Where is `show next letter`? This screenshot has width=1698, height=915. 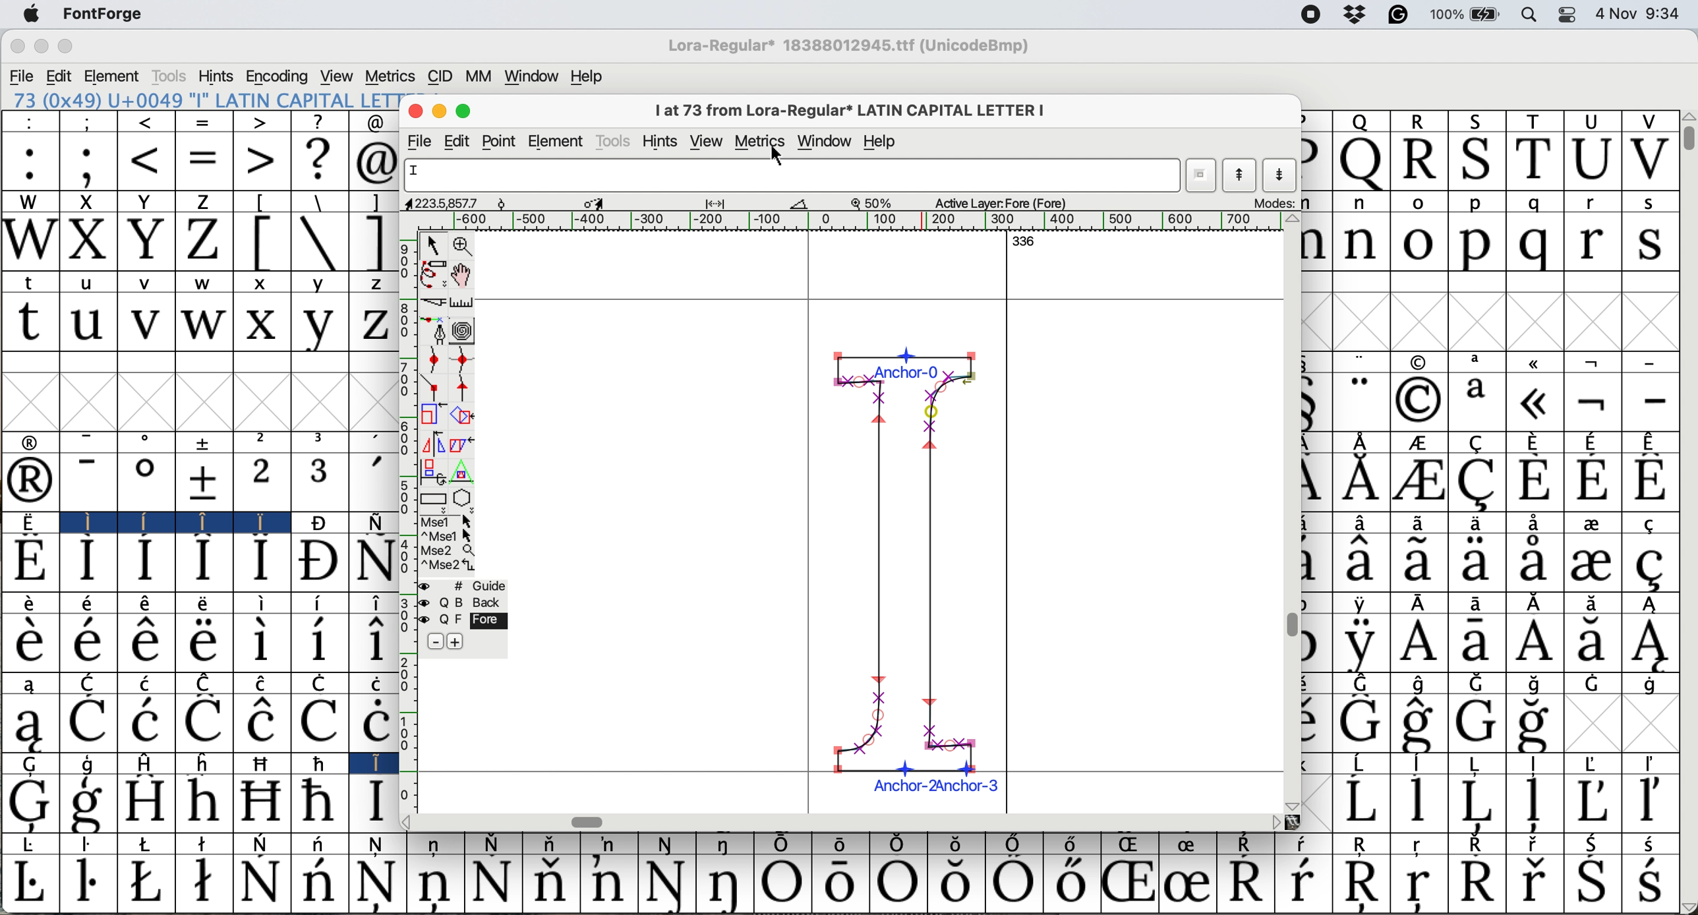 show next letter is located at coordinates (1282, 175).